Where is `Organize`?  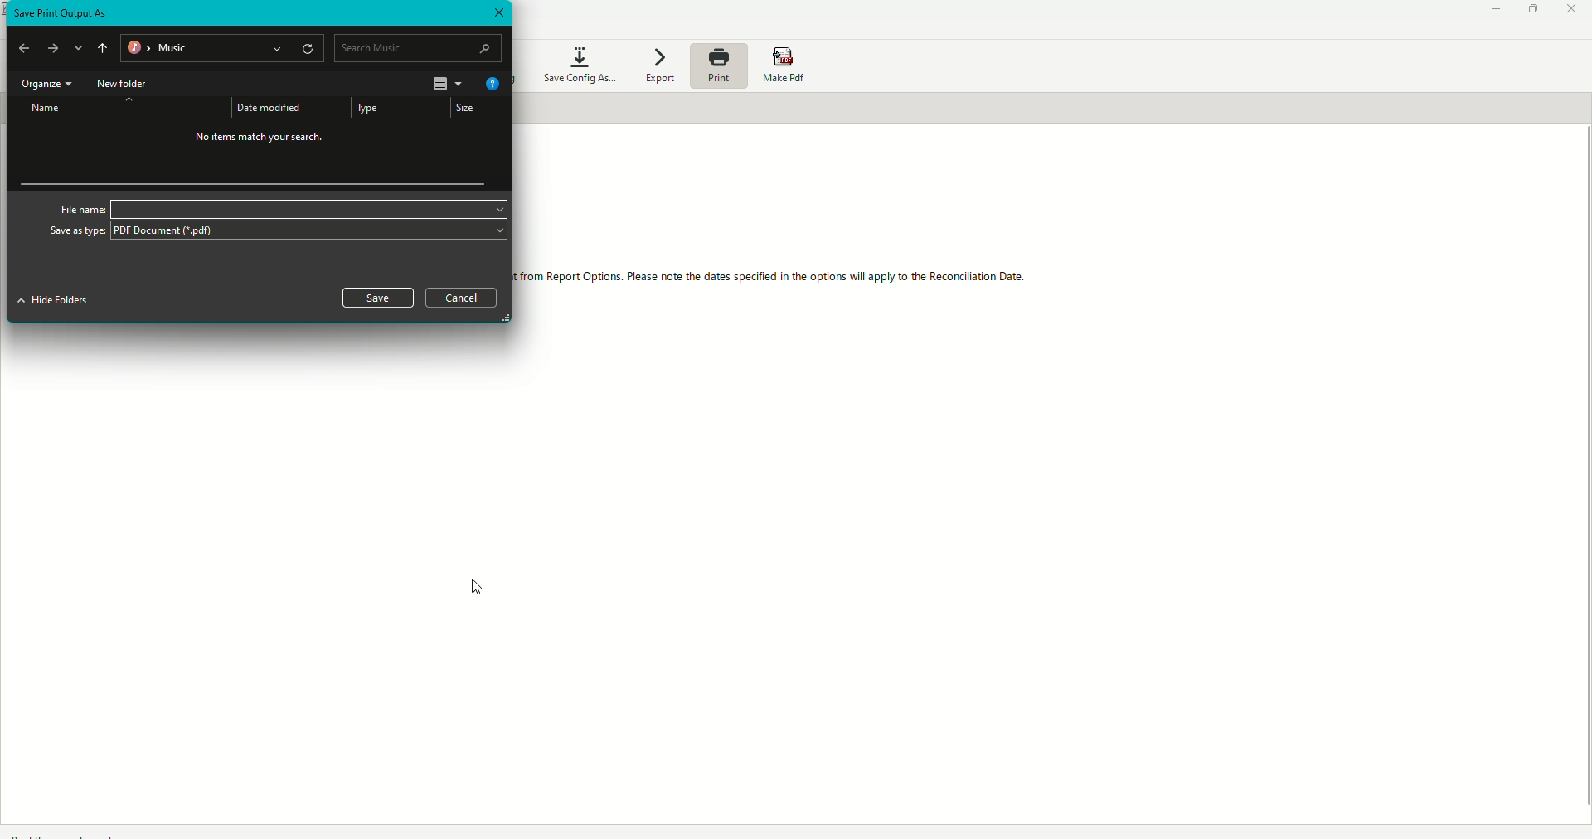
Organize is located at coordinates (44, 85).